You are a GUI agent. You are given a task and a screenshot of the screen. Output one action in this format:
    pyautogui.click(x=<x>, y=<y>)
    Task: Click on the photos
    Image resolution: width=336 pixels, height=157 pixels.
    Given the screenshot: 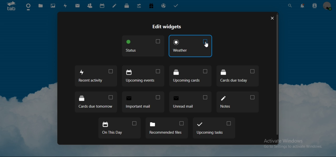 What is the action you would take?
    pyautogui.click(x=53, y=6)
    